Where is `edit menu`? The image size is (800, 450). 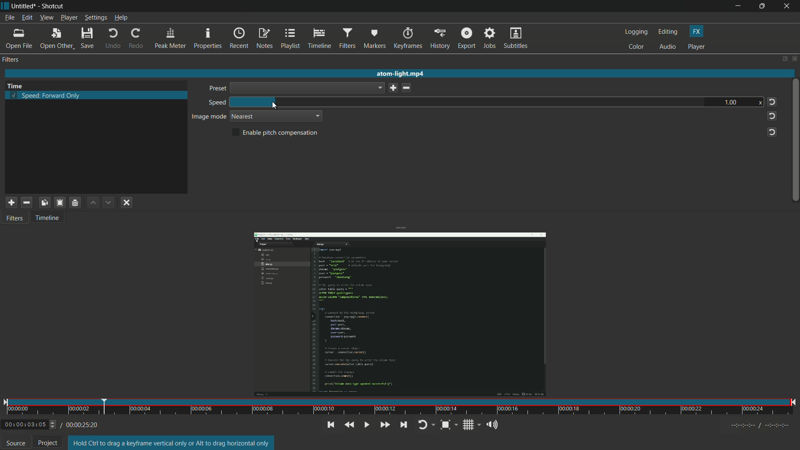
edit menu is located at coordinates (27, 17).